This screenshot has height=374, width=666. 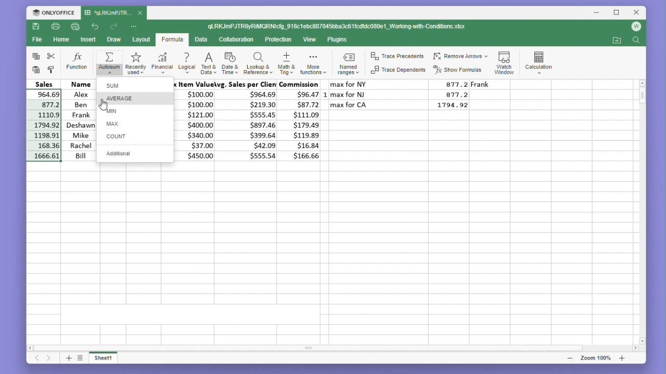 I want to click on Draw, so click(x=113, y=39).